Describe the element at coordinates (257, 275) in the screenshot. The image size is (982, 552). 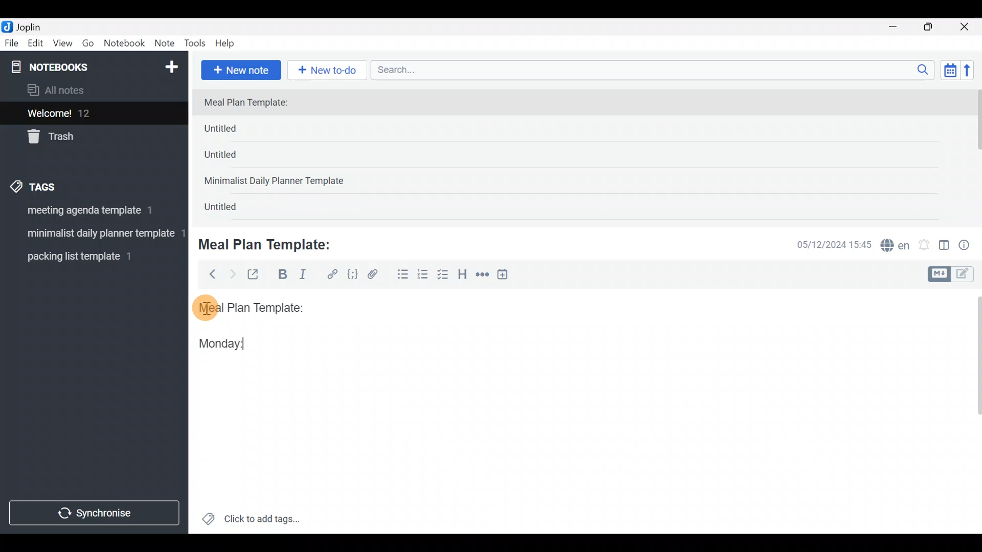
I see `Toggle external editing` at that location.